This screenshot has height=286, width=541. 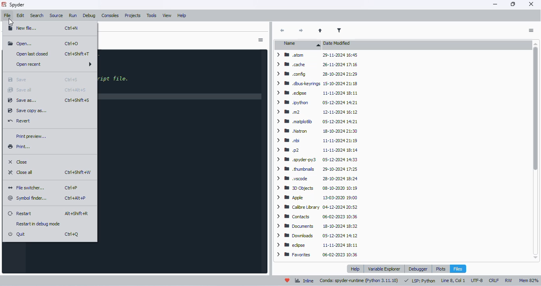 What do you see at coordinates (458, 269) in the screenshot?
I see `files` at bounding box center [458, 269].